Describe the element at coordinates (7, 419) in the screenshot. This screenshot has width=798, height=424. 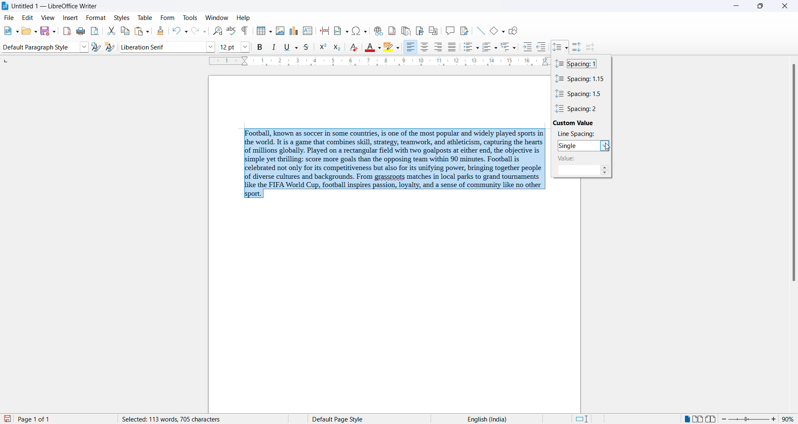
I see `save` at that location.